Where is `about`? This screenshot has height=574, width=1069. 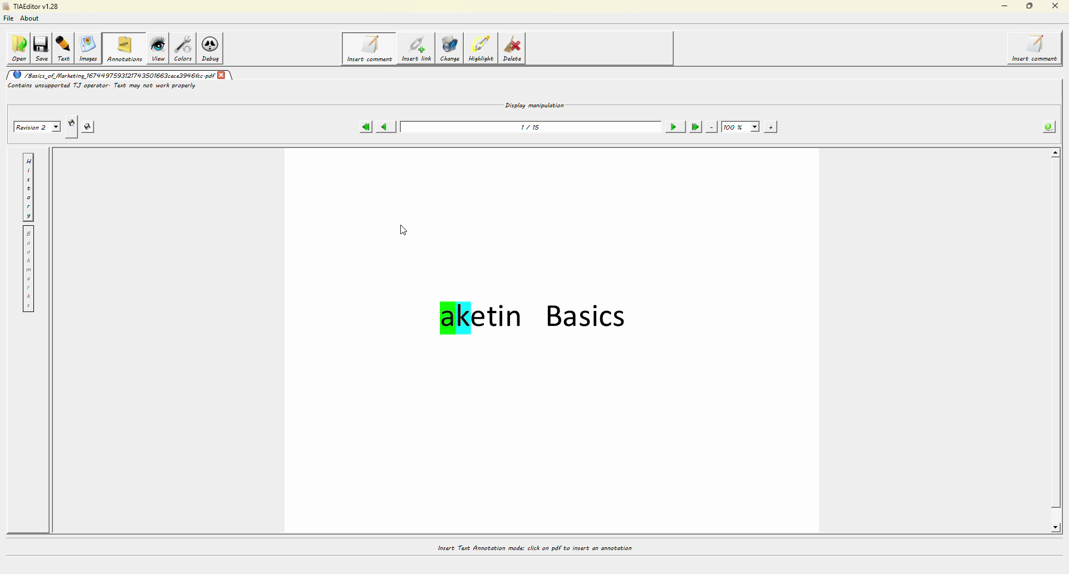
about is located at coordinates (32, 18).